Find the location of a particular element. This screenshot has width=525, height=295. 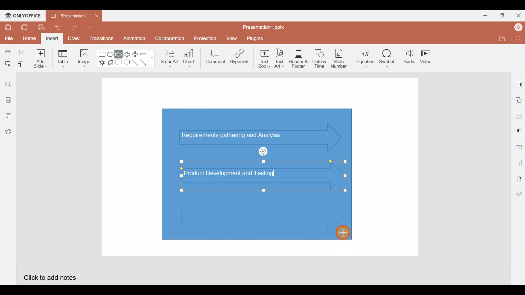

File is located at coordinates (8, 37).